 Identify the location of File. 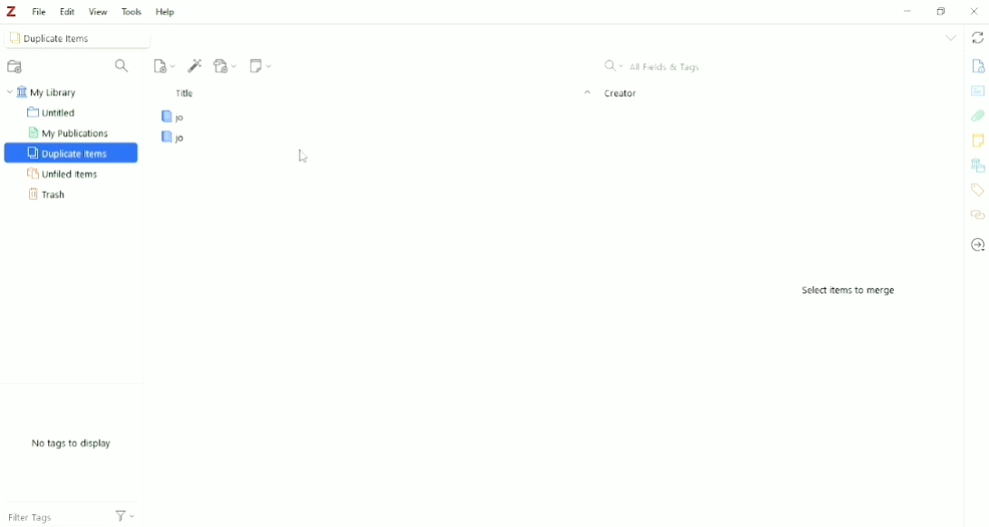
(40, 11).